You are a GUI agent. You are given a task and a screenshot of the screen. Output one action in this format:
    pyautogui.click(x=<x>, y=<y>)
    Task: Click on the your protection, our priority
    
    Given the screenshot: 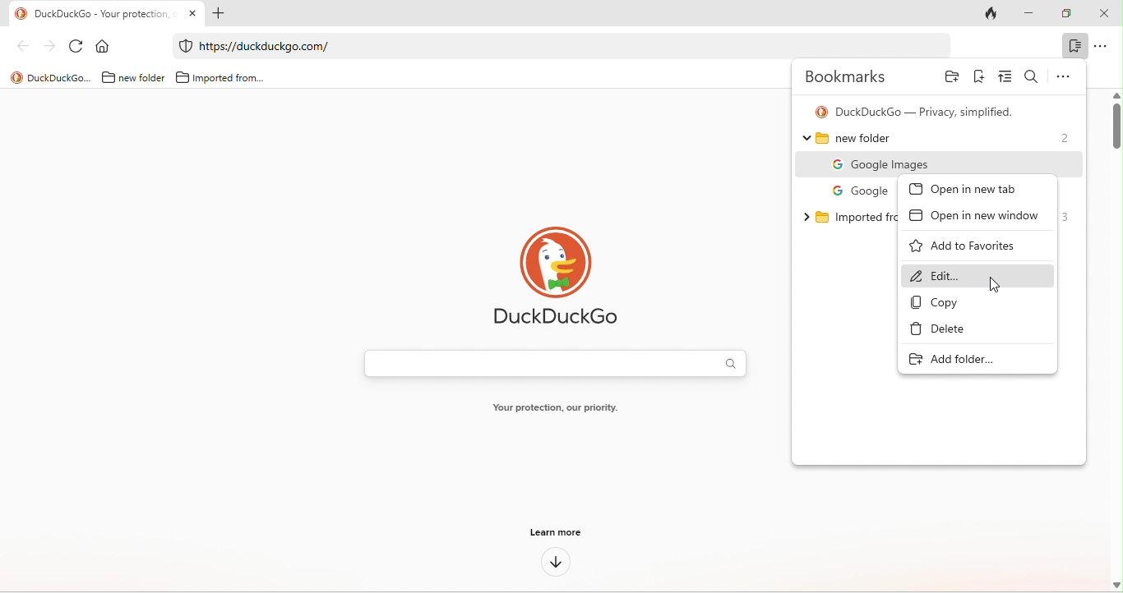 What is the action you would take?
    pyautogui.click(x=554, y=409)
    